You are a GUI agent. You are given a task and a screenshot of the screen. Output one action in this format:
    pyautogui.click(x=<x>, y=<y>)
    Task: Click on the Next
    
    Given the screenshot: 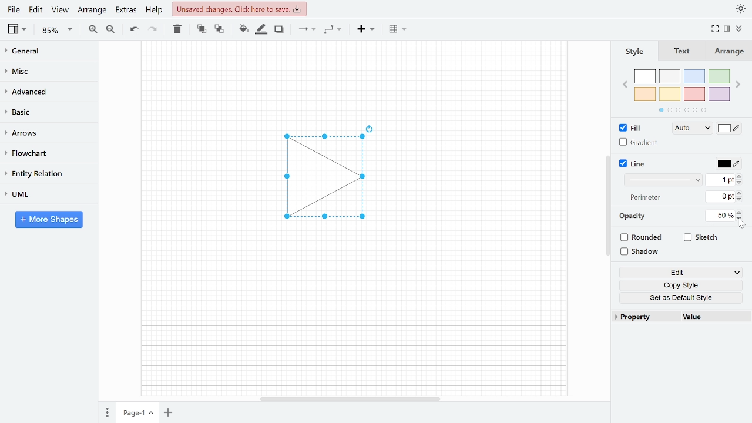 What is the action you would take?
    pyautogui.click(x=739, y=82)
    